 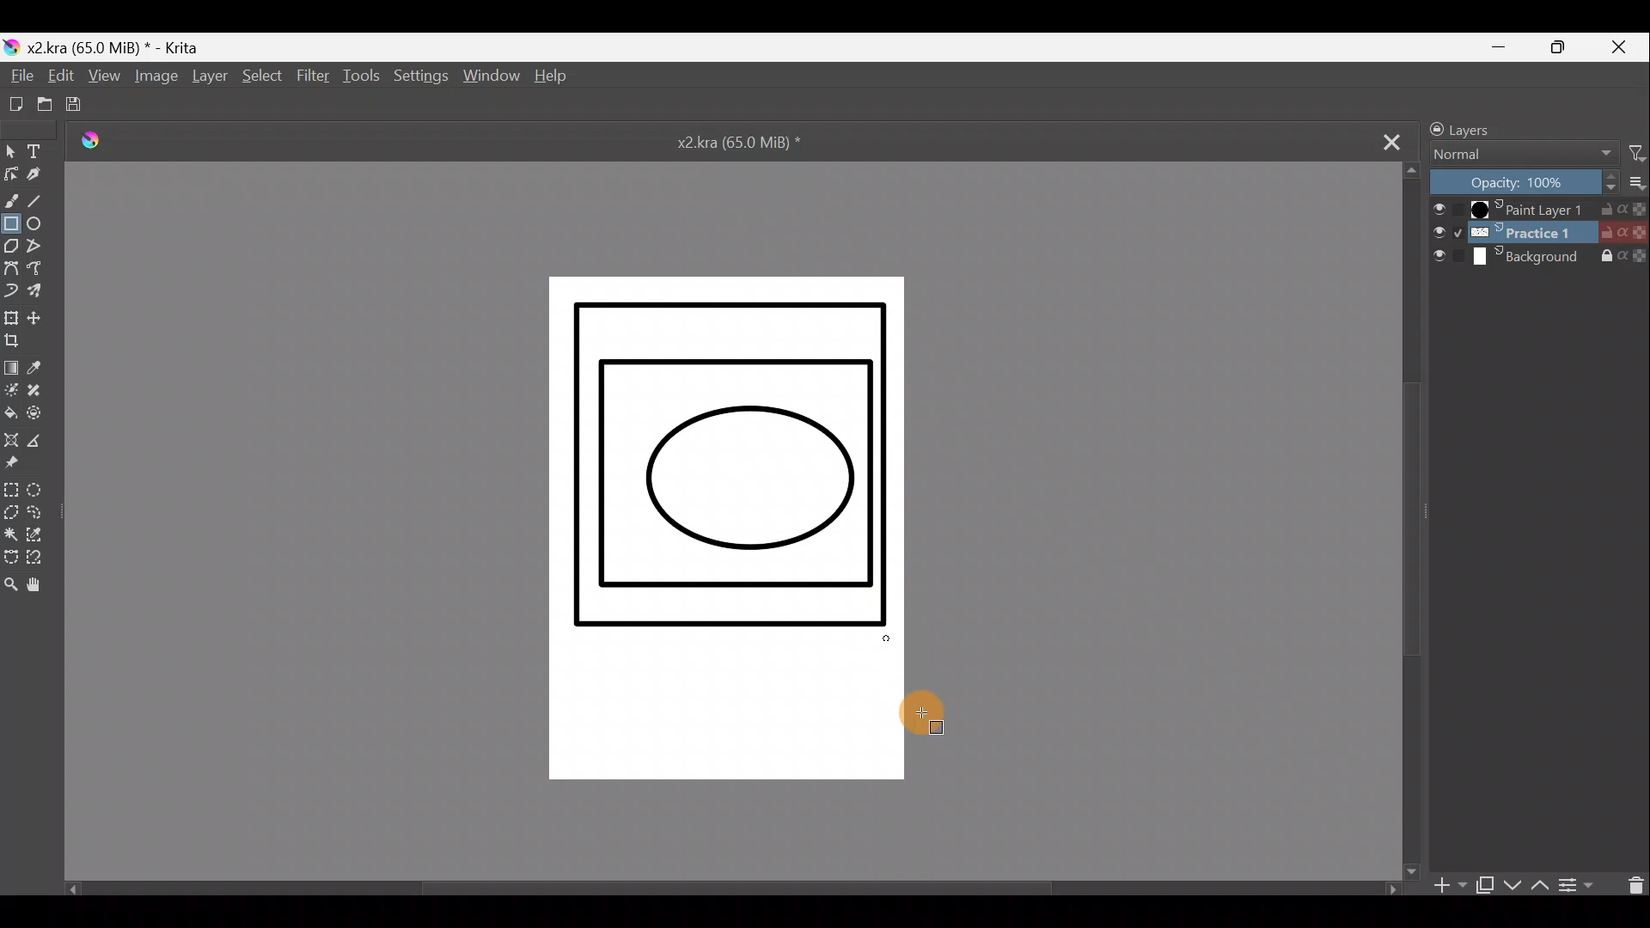 I want to click on Tools, so click(x=362, y=76).